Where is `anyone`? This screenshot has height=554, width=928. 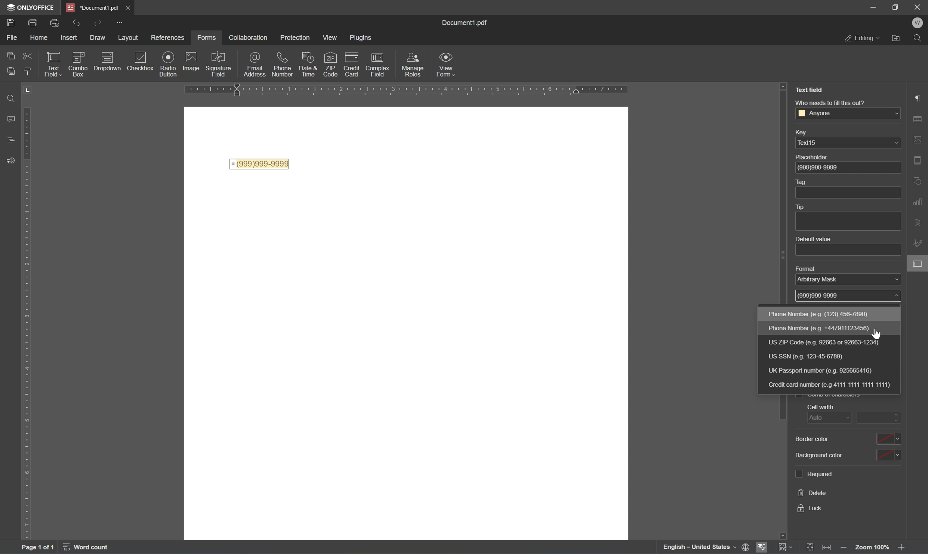
anyone is located at coordinates (814, 113).